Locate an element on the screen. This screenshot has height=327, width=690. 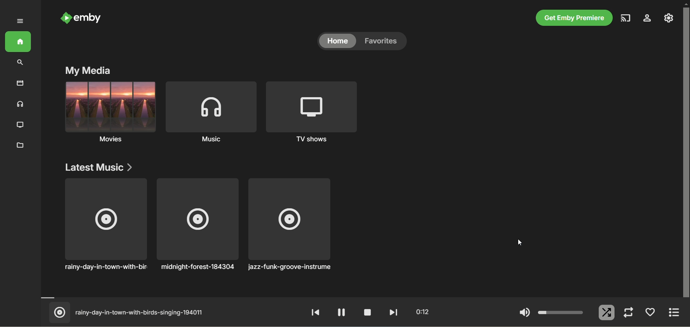
fast forward is located at coordinates (393, 313).